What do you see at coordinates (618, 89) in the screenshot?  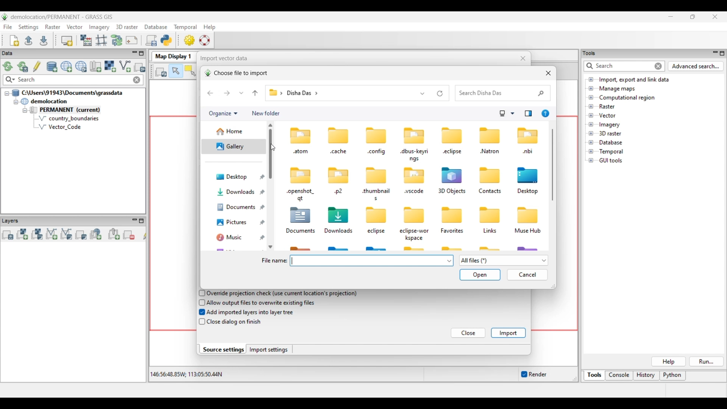 I see `Double click to see files under Manage maps` at bounding box center [618, 89].